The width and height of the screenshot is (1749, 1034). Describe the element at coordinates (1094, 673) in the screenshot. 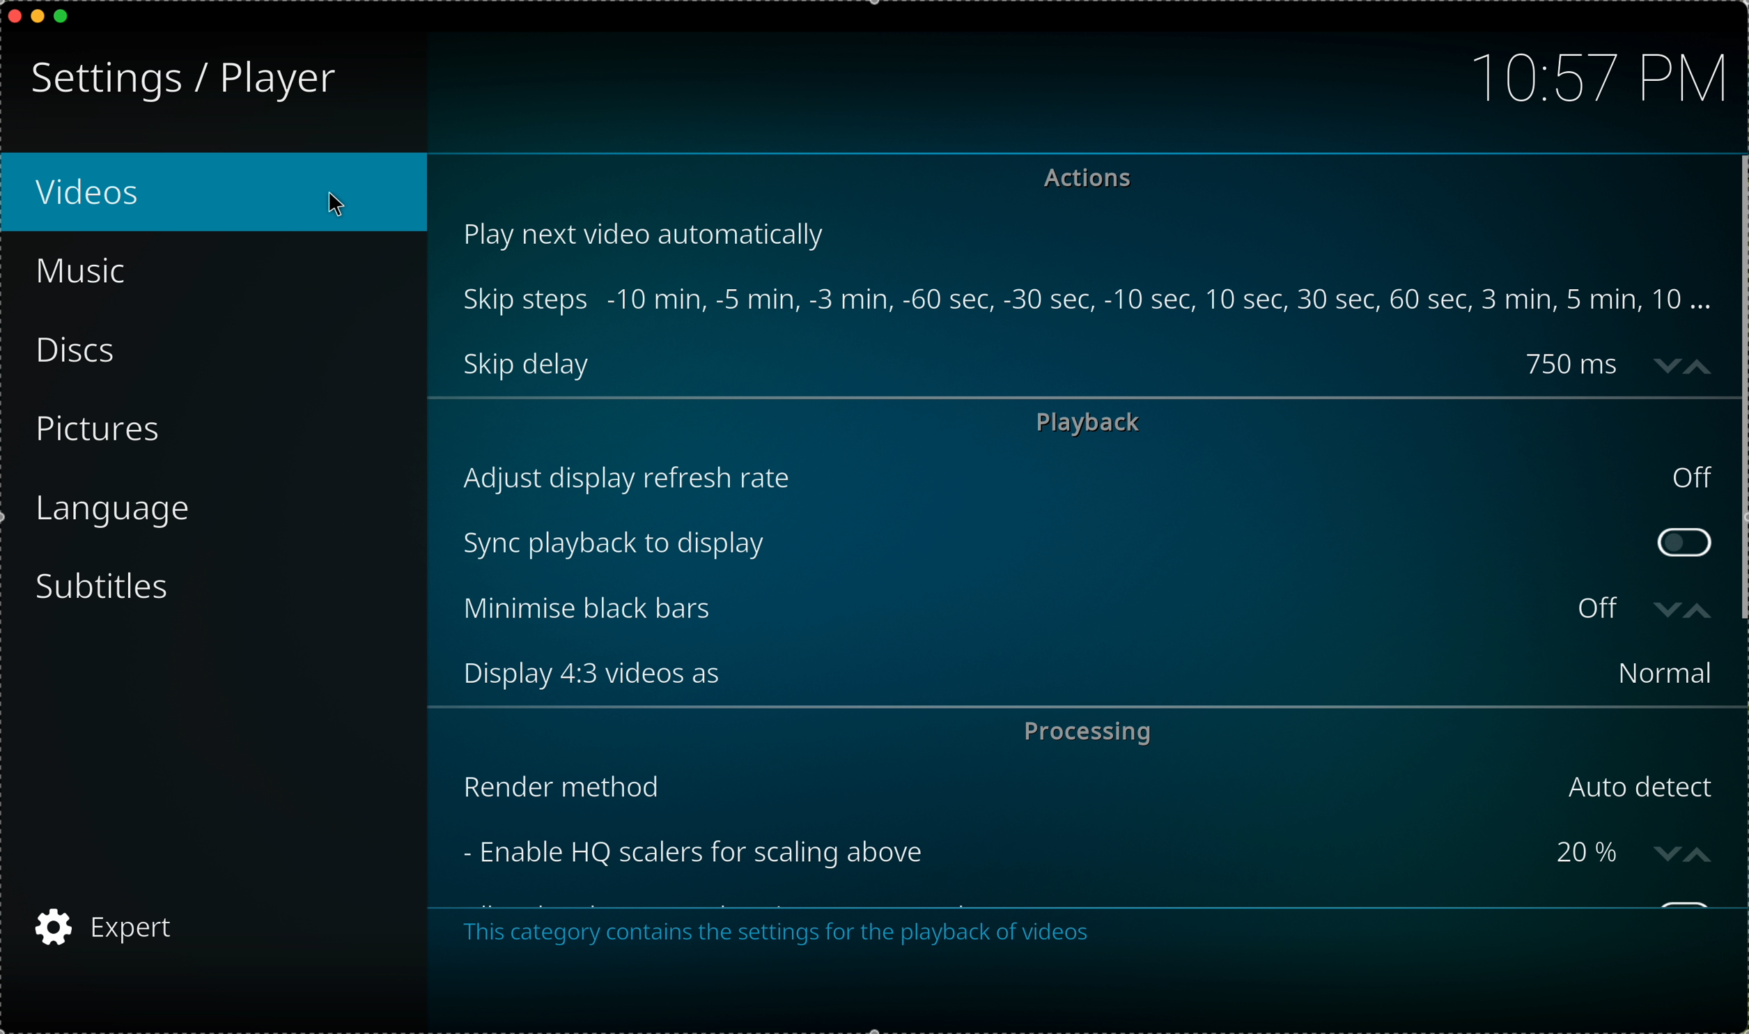

I see `display 4:3 videos as  Normal` at that location.